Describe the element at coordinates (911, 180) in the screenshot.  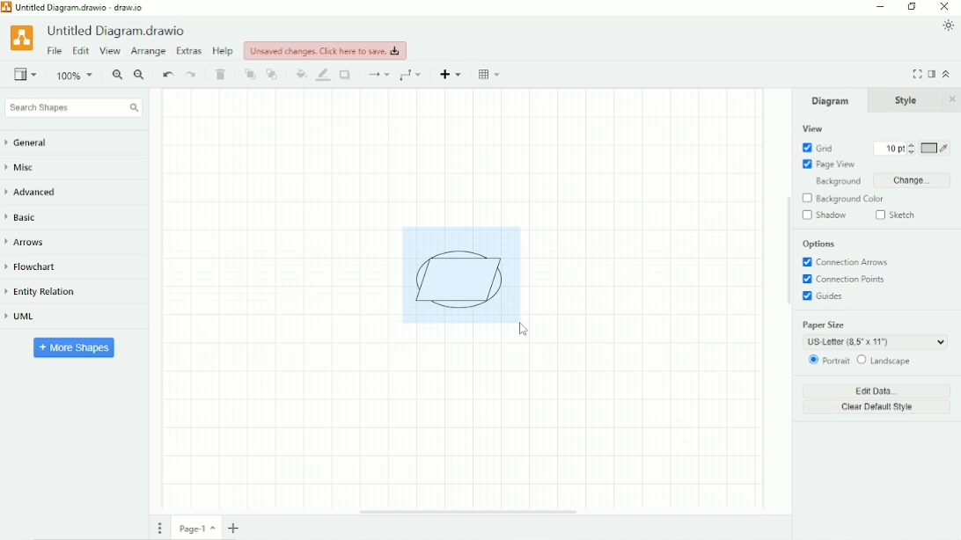
I see `Change` at that location.